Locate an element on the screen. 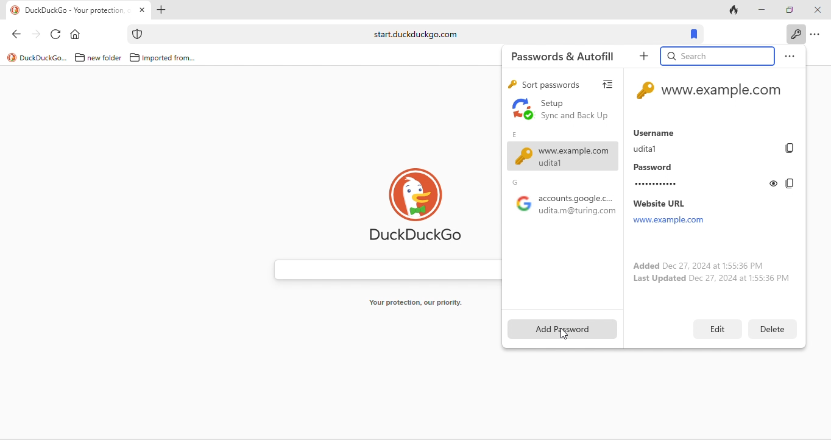 The width and height of the screenshot is (831, 440). key is located at coordinates (645, 91).